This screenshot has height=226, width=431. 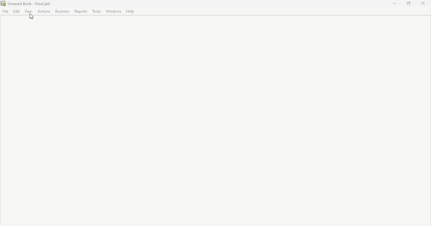 I want to click on File name, so click(x=26, y=3).